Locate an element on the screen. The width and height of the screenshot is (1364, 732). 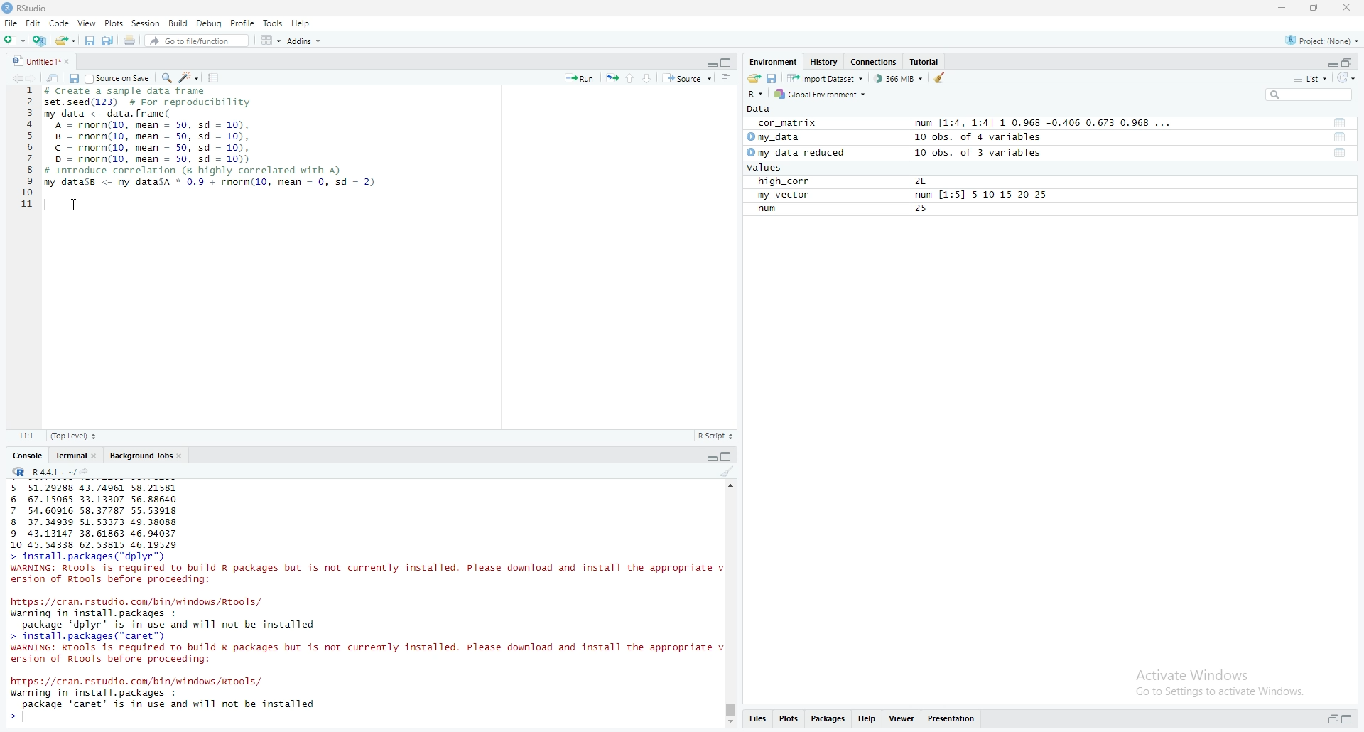
Debug is located at coordinates (210, 23).